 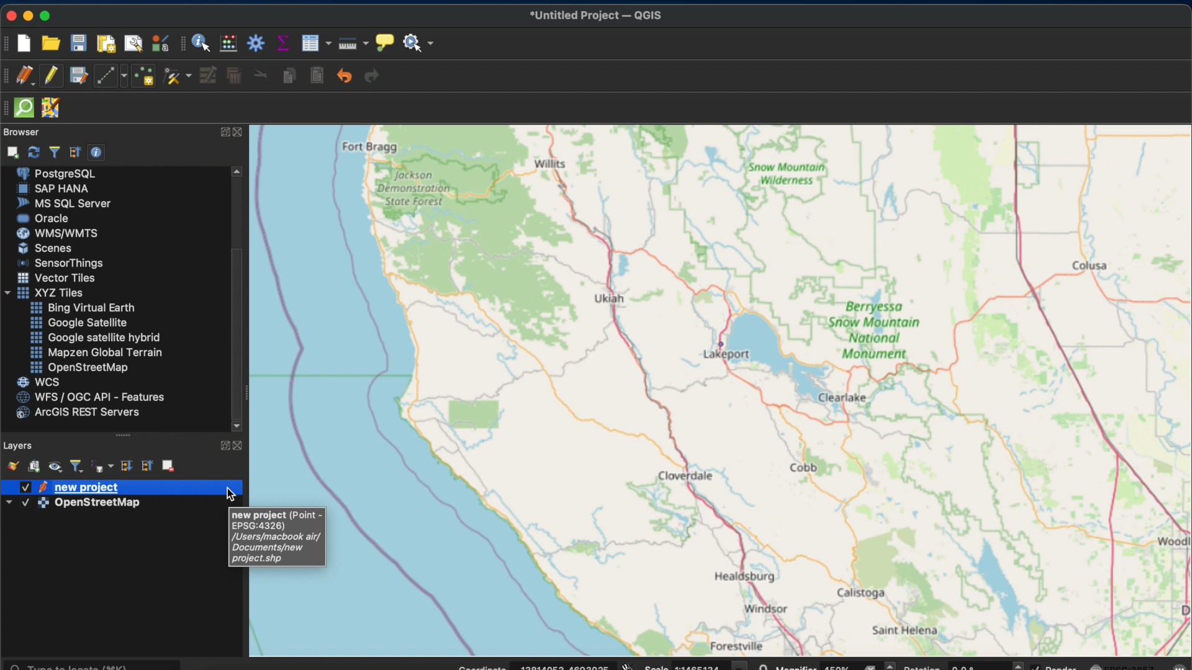 I want to click on cut features, so click(x=262, y=76).